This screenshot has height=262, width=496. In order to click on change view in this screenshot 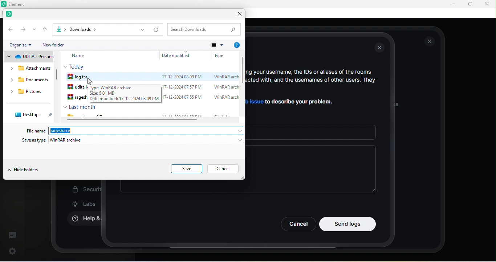, I will do `click(217, 45)`.